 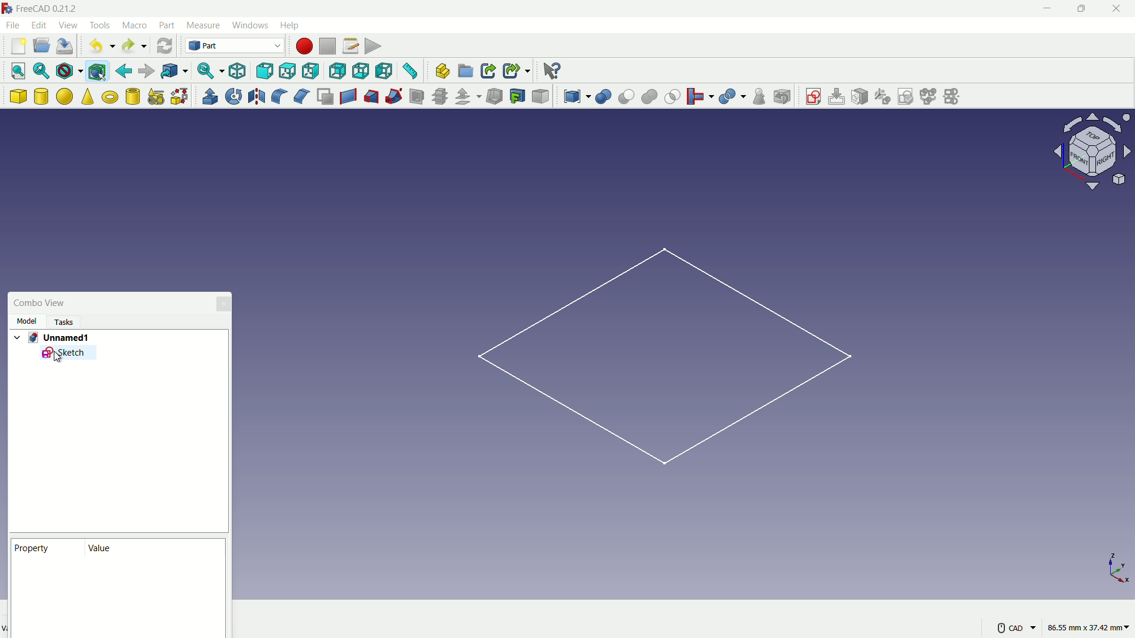 What do you see at coordinates (348, 95) in the screenshot?
I see `create ruled surface` at bounding box center [348, 95].